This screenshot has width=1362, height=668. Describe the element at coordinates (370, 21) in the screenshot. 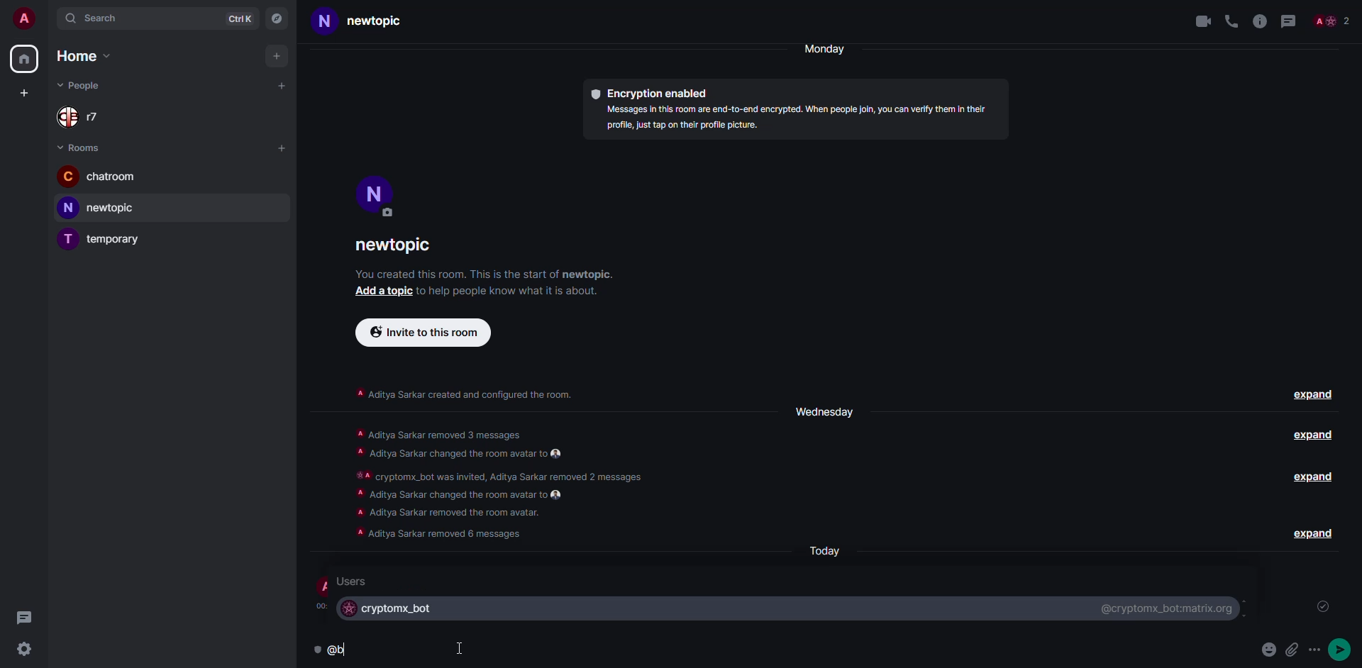

I see `room` at that location.